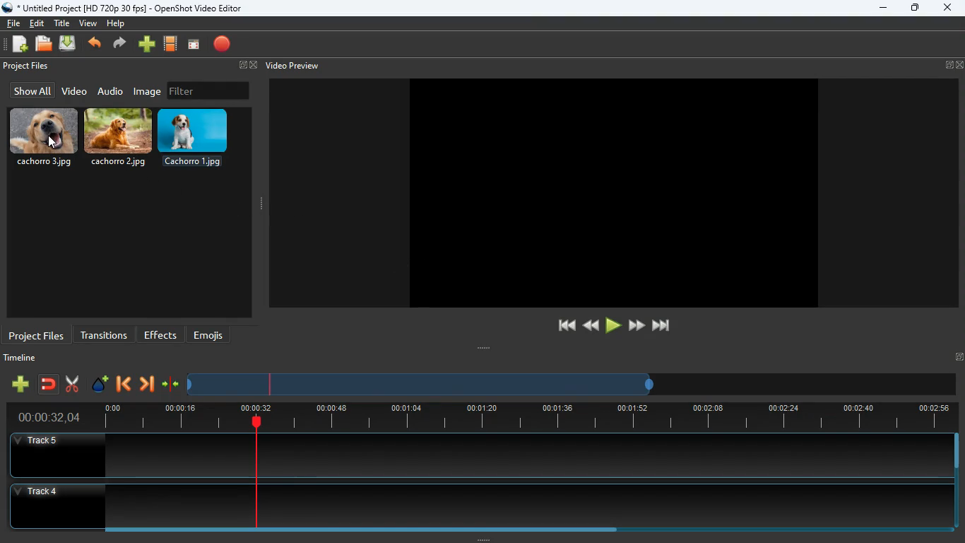 This screenshot has height=543, width=965. What do you see at coordinates (171, 385) in the screenshot?
I see `compress` at bounding box center [171, 385].